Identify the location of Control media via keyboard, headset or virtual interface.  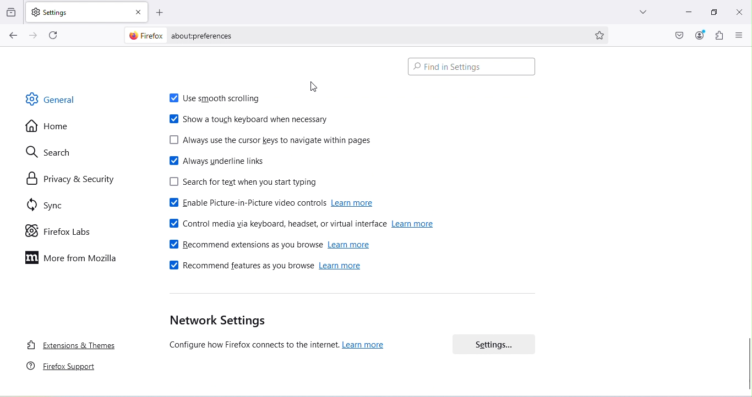
(275, 225).